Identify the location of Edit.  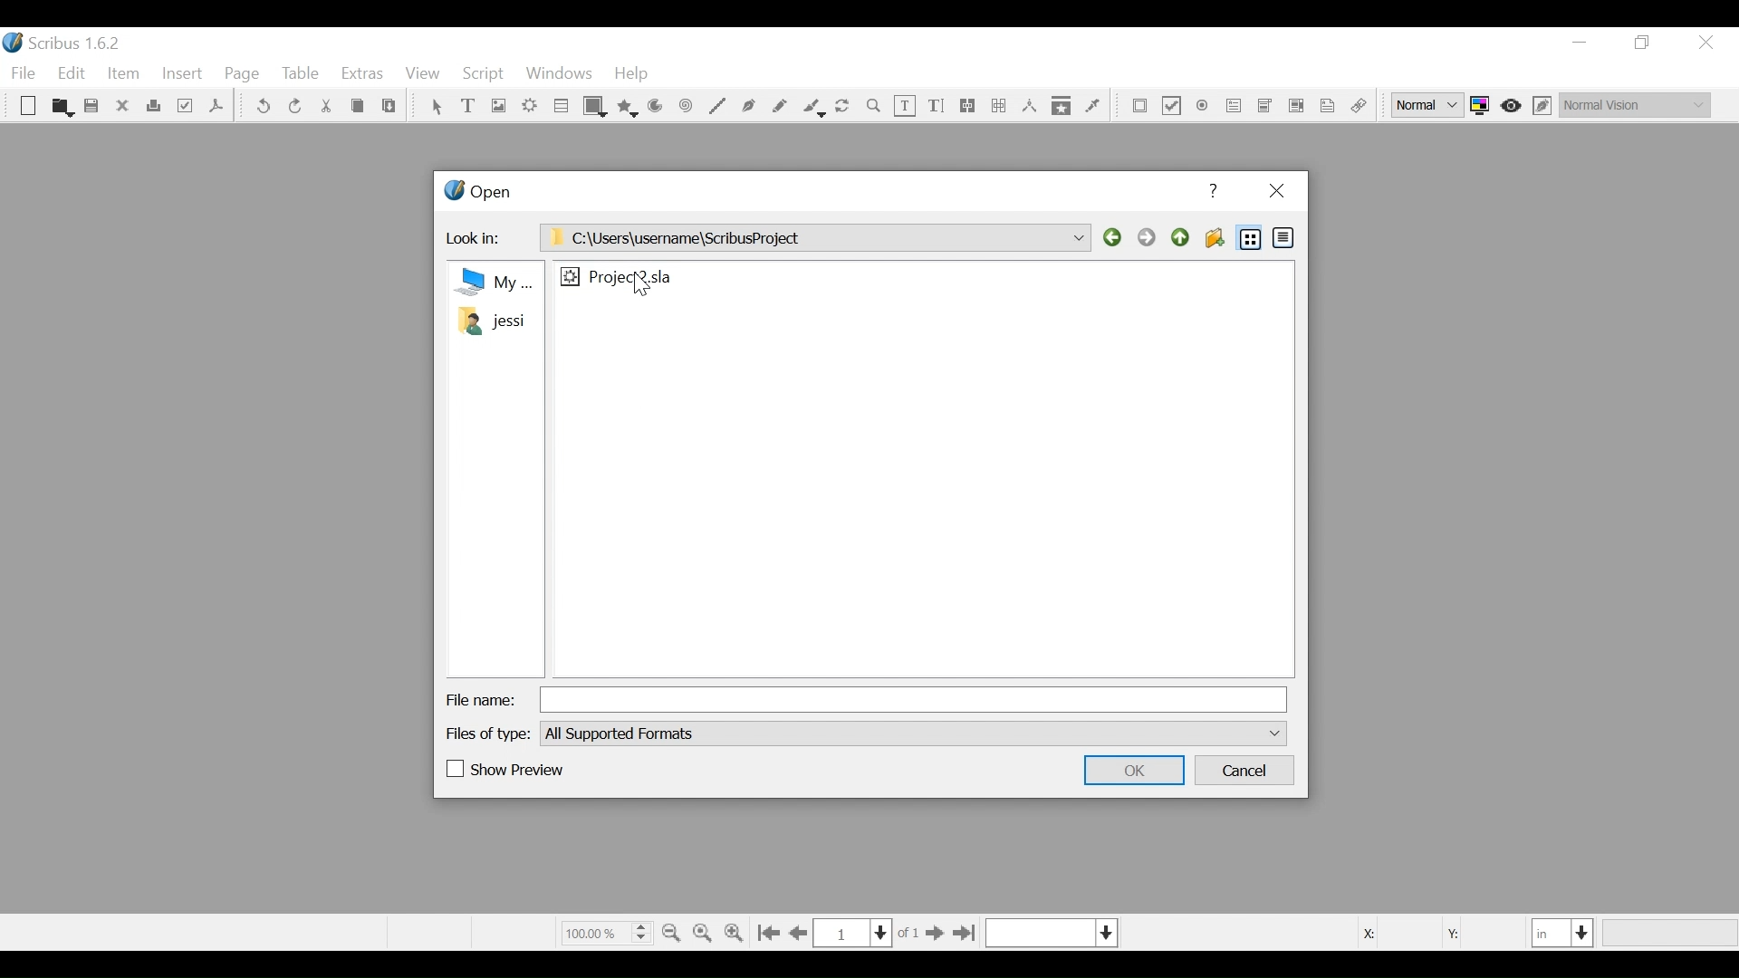
(73, 74).